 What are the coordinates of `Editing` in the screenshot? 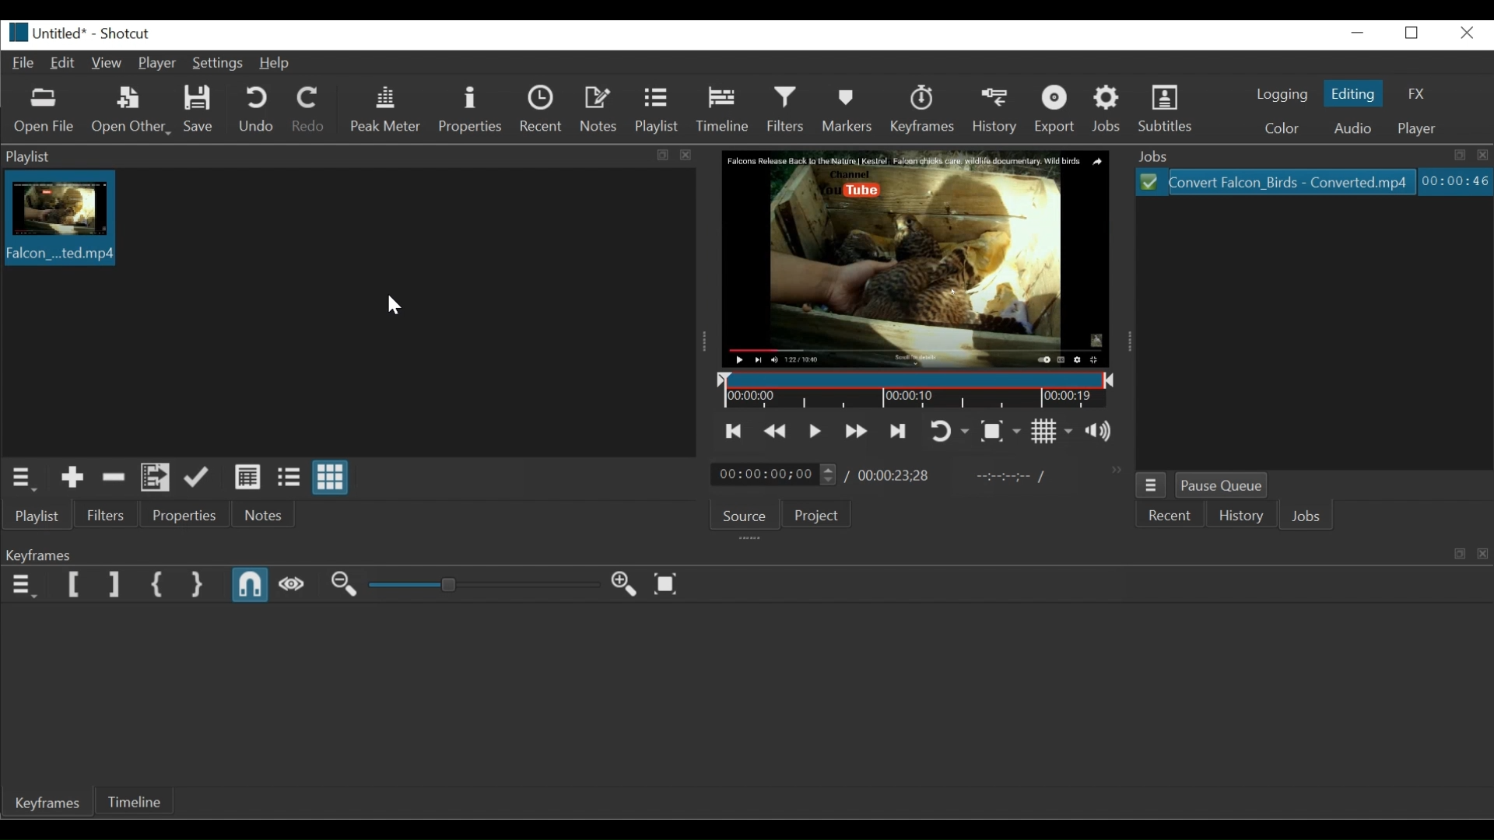 It's located at (1353, 92).